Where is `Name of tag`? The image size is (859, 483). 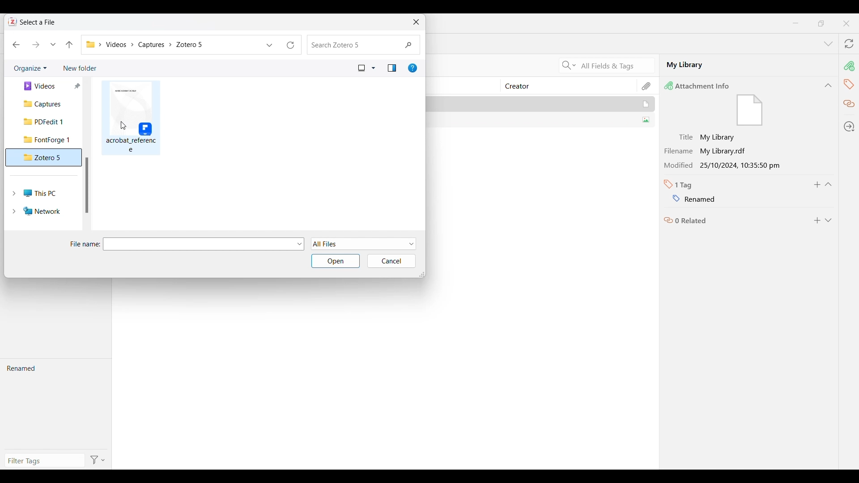
Name of tag is located at coordinates (689, 198).